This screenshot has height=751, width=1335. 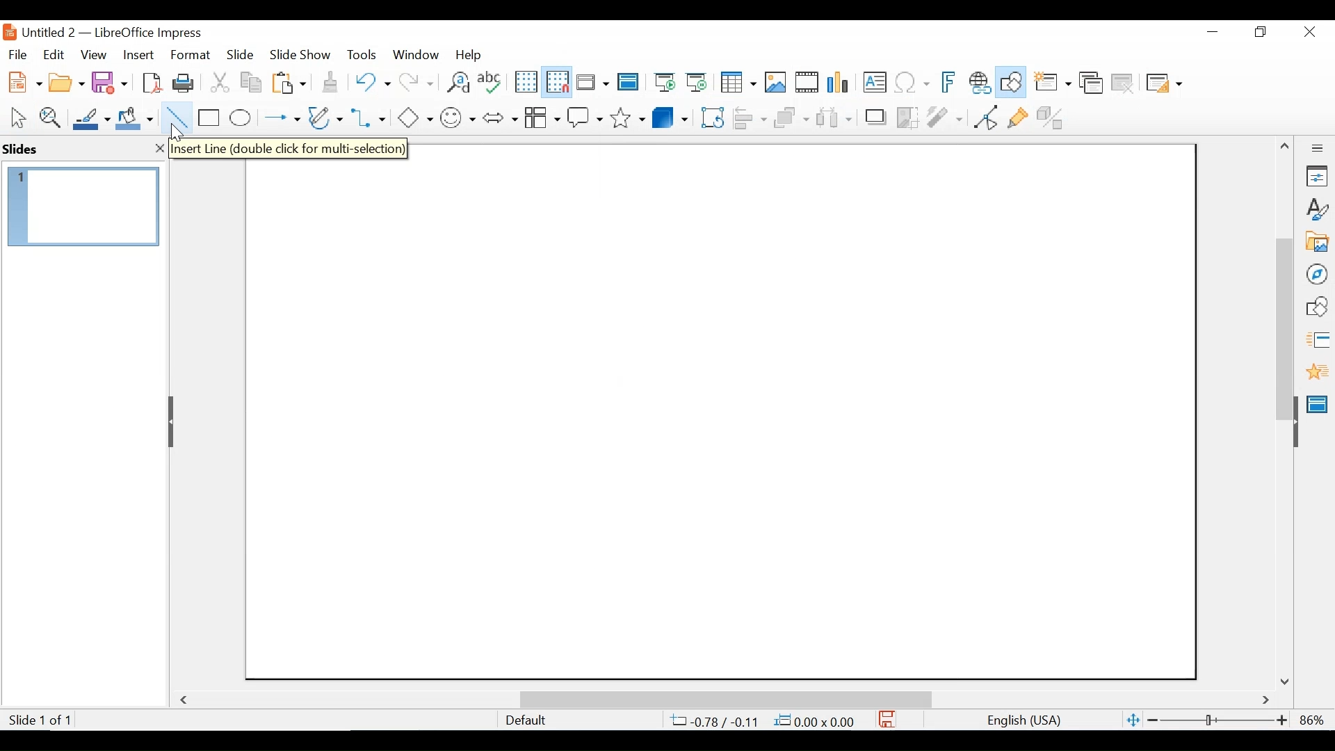 I want to click on 86%, so click(x=1287, y=681).